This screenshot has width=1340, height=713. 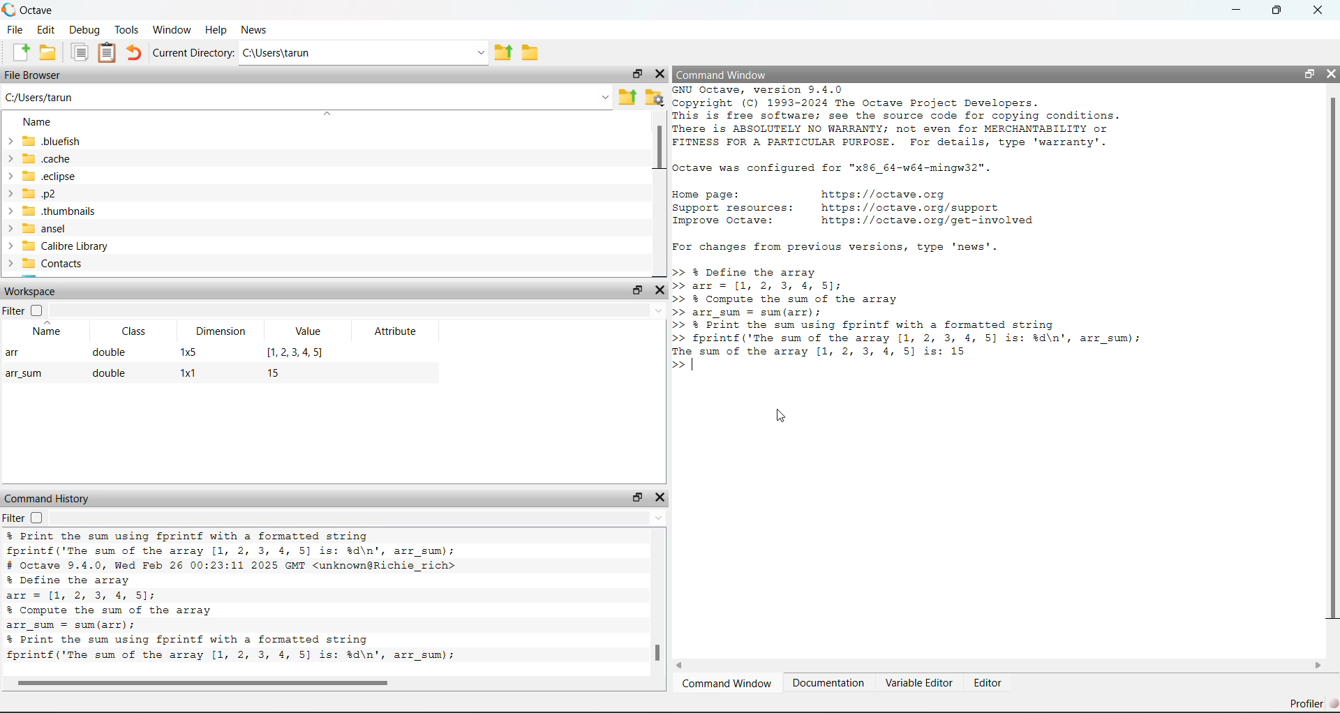 I want to click on New line, so click(x=678, y=366).